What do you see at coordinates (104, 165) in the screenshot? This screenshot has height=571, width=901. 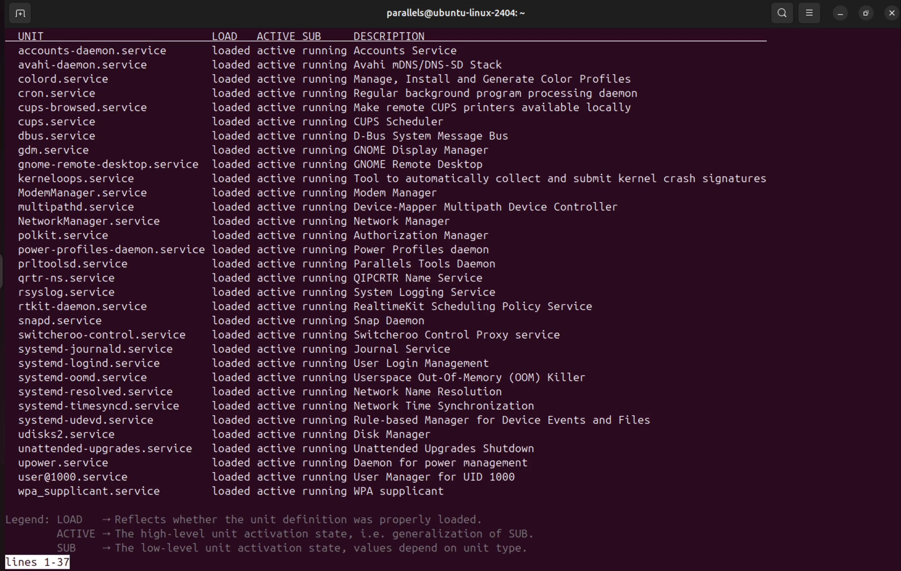 I see `genome desk service` at bounding box center [104, 165].